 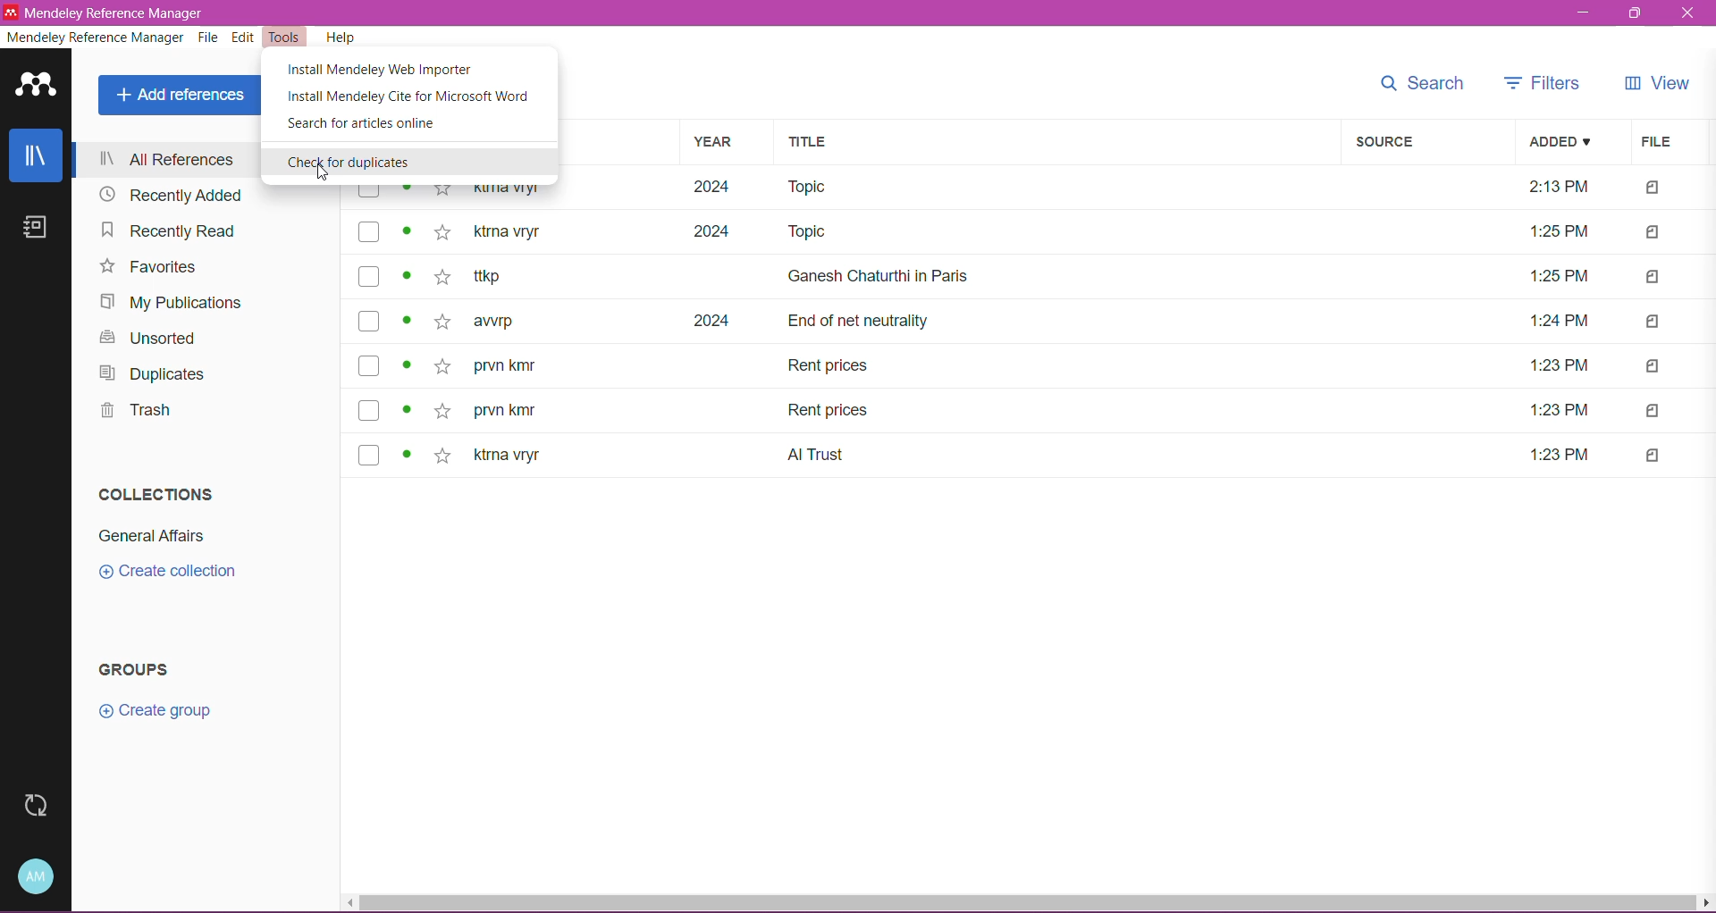 I want to click on View, so click(x=1660, y=86).